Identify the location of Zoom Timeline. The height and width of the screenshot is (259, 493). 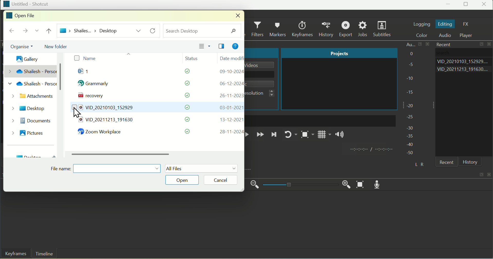
(361, 185).